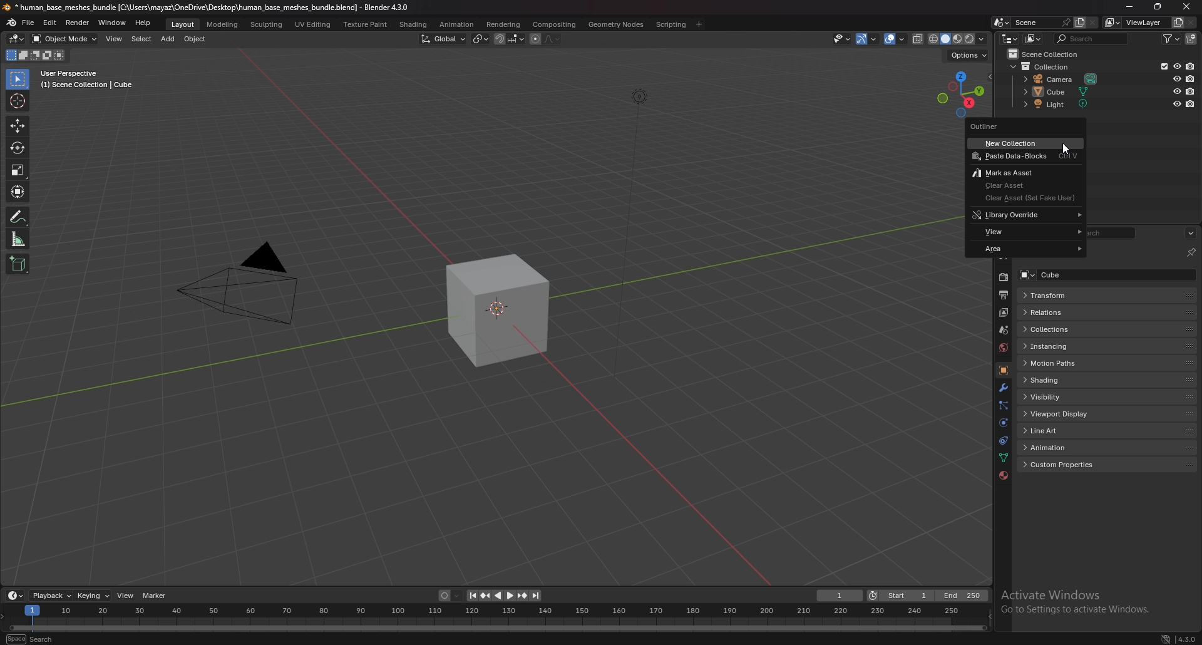 The width and height of the screenshot is (1202, 645). What do you see at coordinates (18, 239) in the screenshot?
I see `measure` at bounding box center [18, 239].